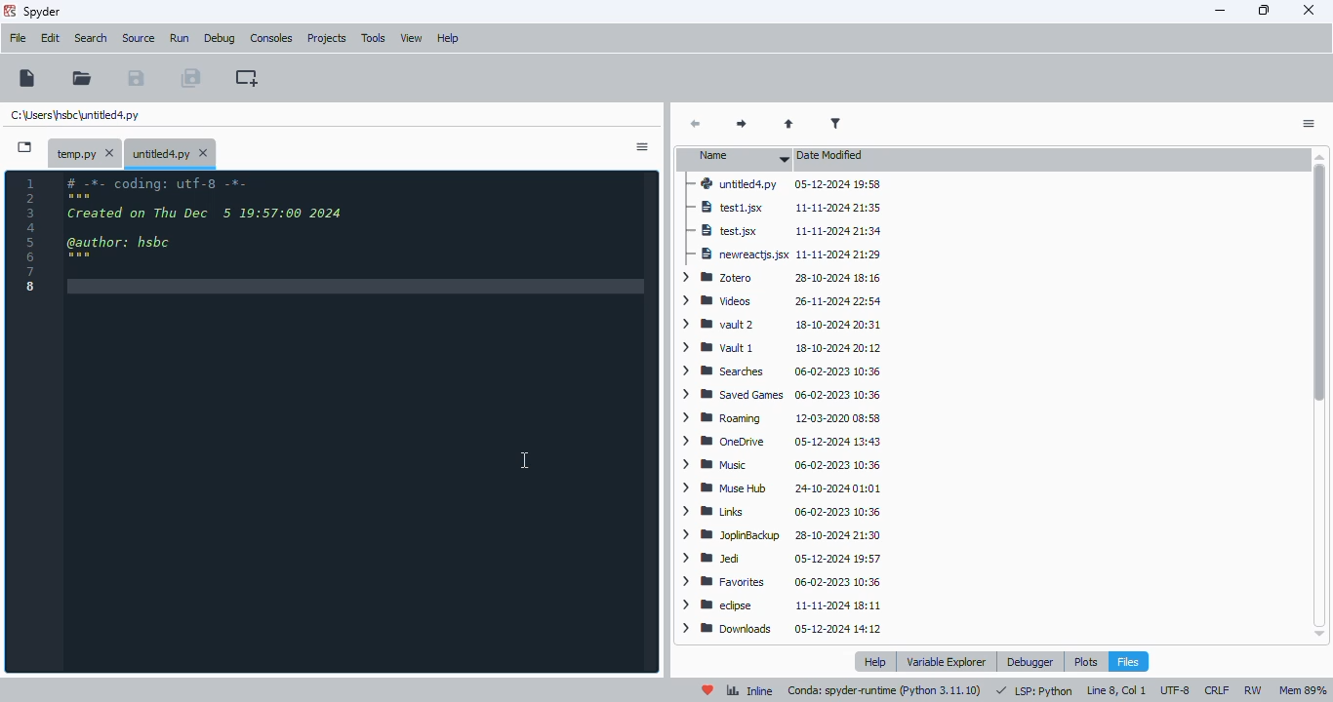 Image resolution: width=1333 pixels, height=702 pixels. Describe the element at coordinates (173, 153) in the screenshot. I see `untitled4.py` at that location.